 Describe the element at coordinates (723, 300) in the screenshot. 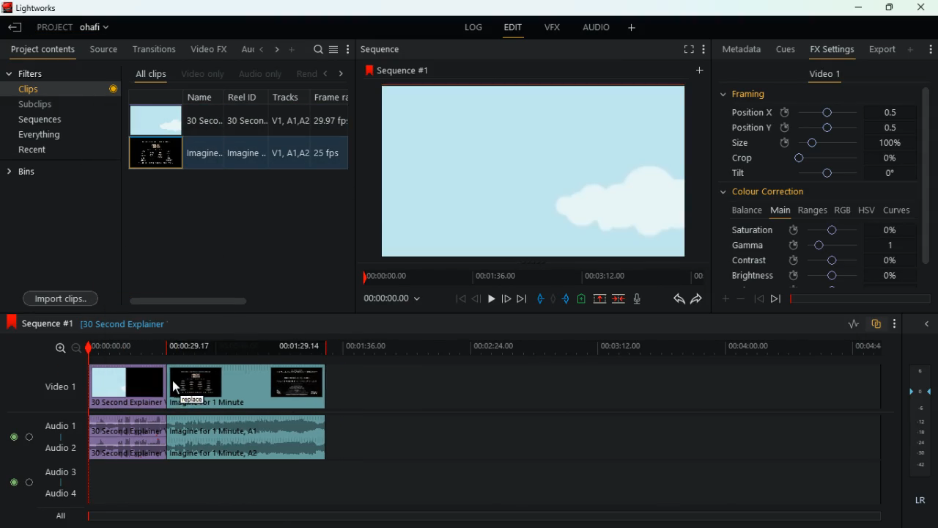

I see `plus` at that location.